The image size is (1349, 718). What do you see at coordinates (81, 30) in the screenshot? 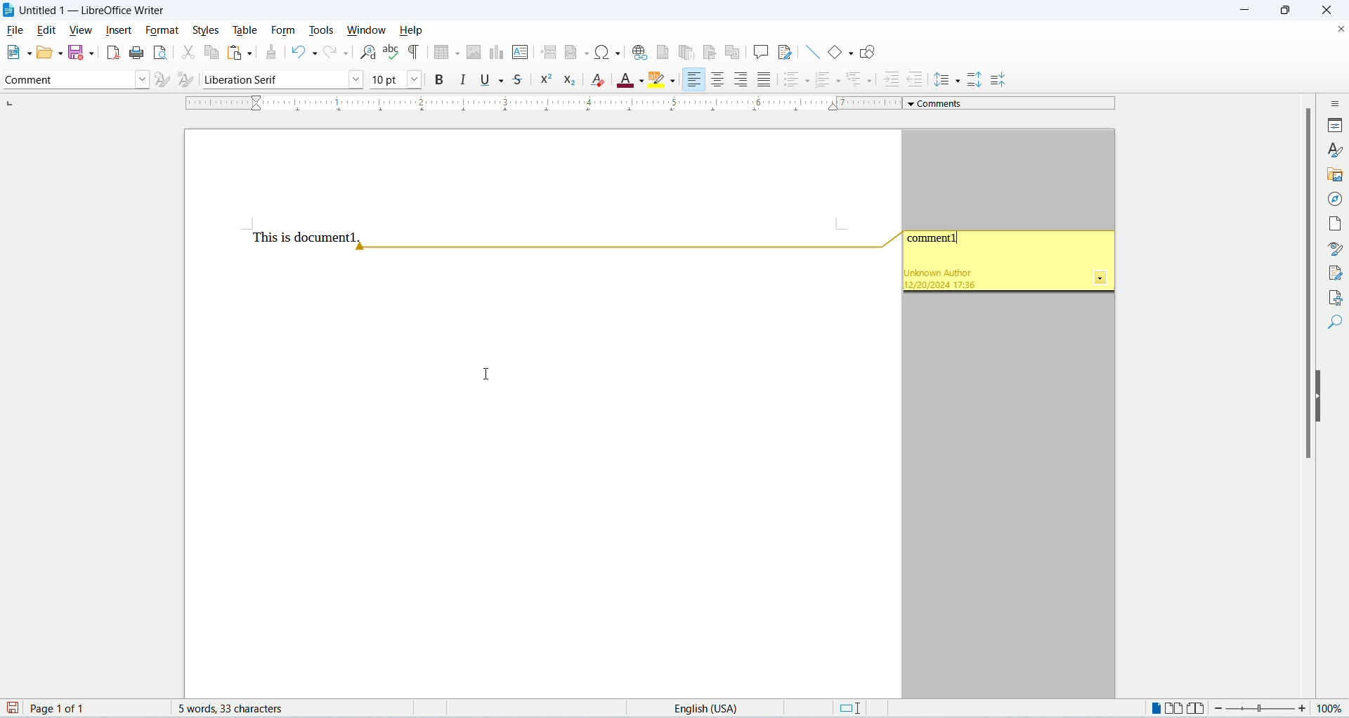
I see `view` at bounding box center [81, 30].